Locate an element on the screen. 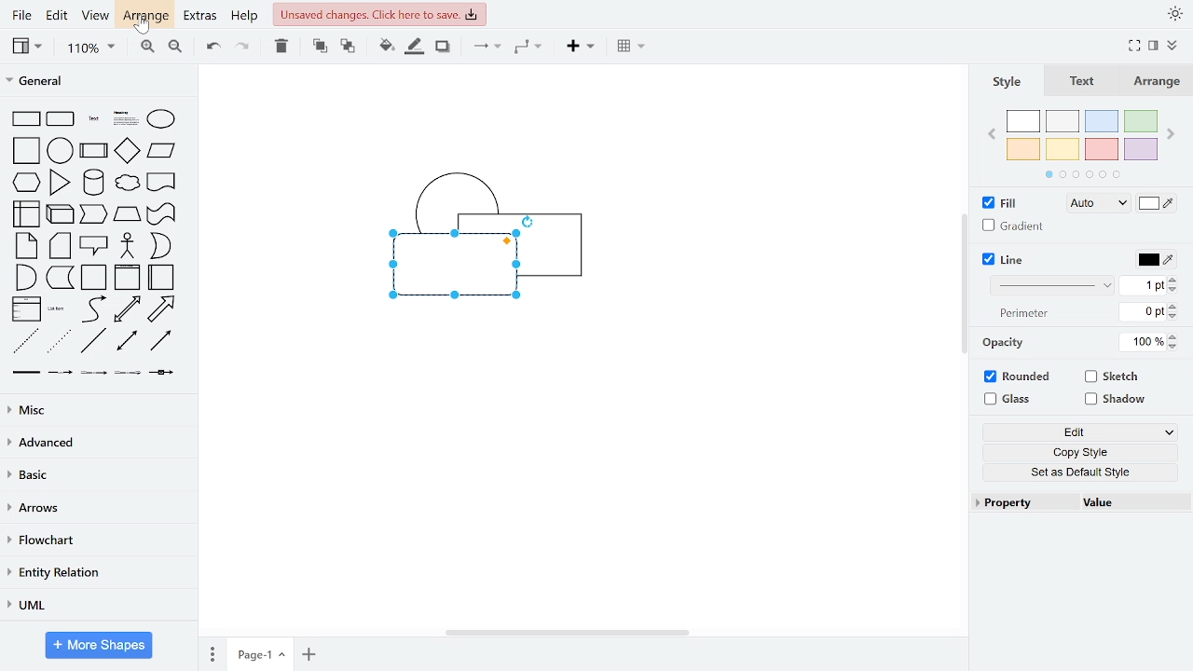  link is located at coordinates (24, 372).